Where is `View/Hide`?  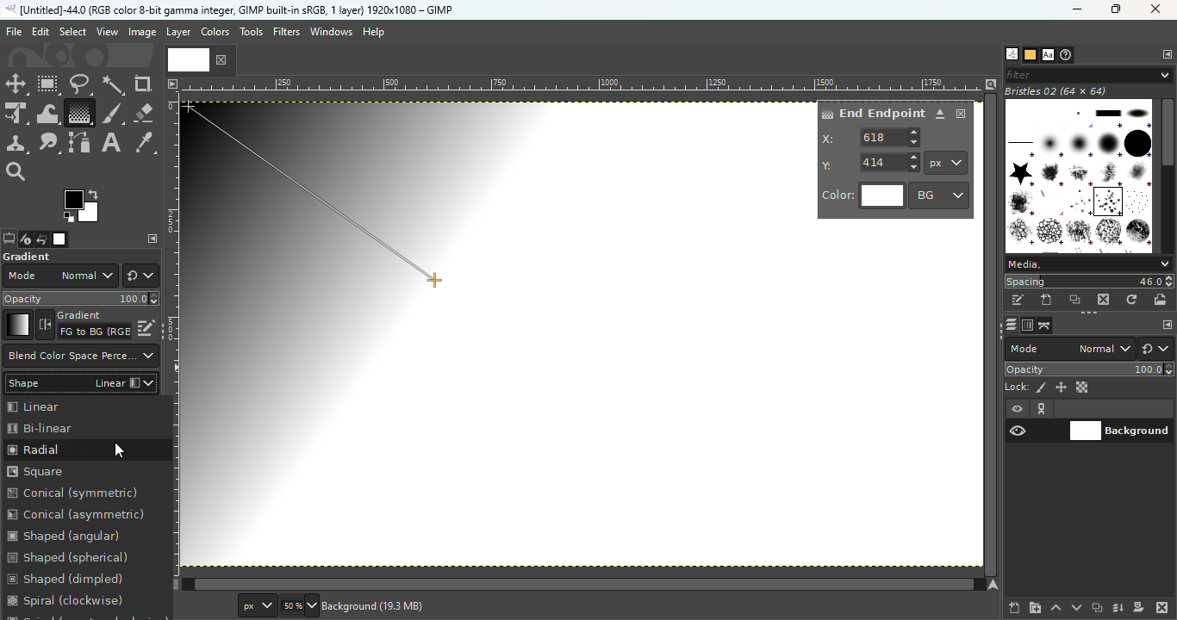 View/Hide is located at coordinates (1036, 420).